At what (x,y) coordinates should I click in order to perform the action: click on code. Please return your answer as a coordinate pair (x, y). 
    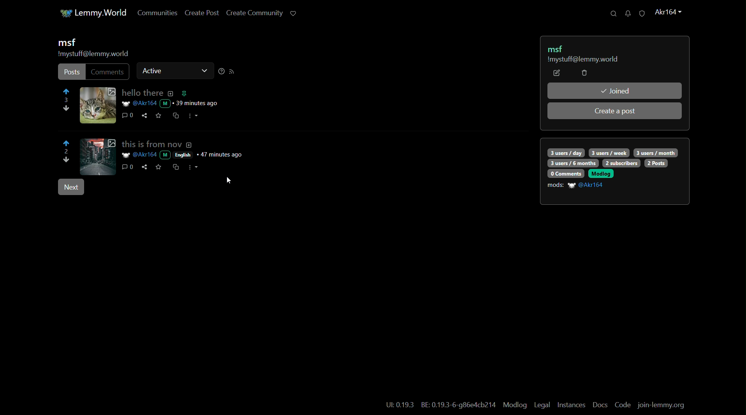
    Looking at the image, I should click on (623, 405).